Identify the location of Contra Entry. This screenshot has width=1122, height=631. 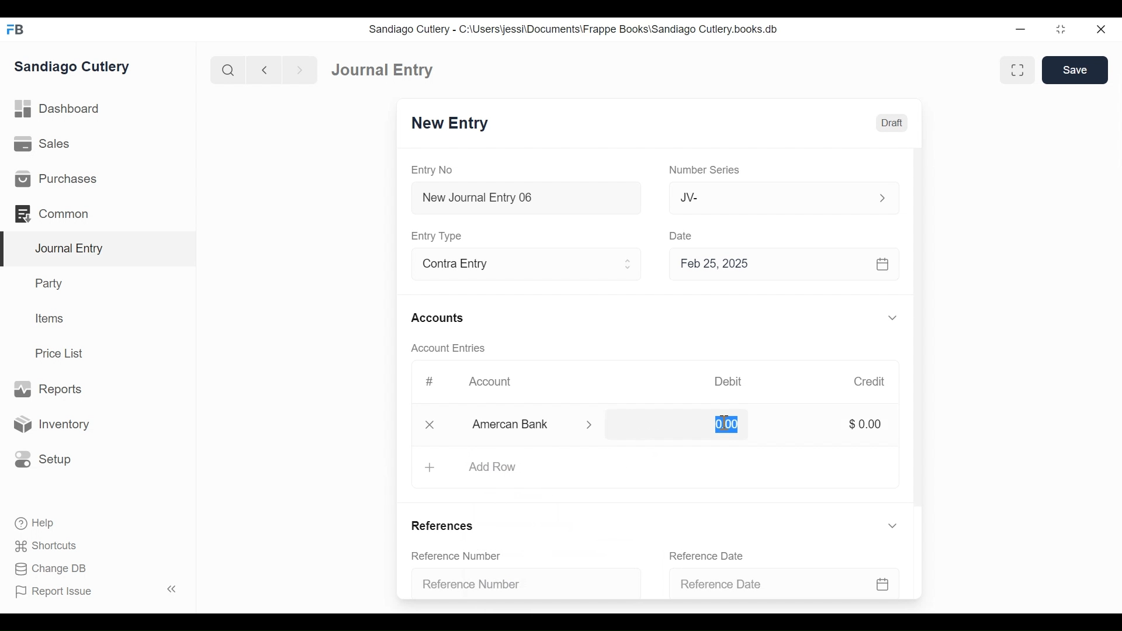
(507, 265).